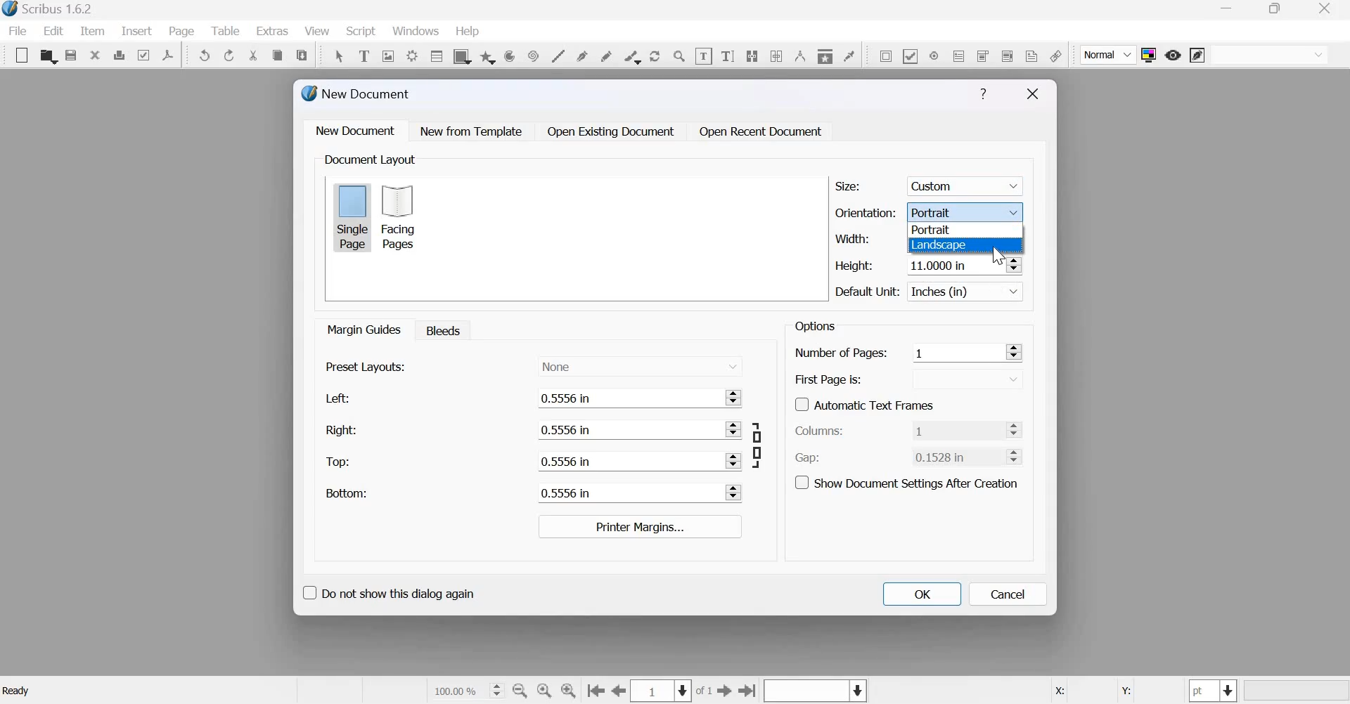  I want to click on New, so click(18, 56).